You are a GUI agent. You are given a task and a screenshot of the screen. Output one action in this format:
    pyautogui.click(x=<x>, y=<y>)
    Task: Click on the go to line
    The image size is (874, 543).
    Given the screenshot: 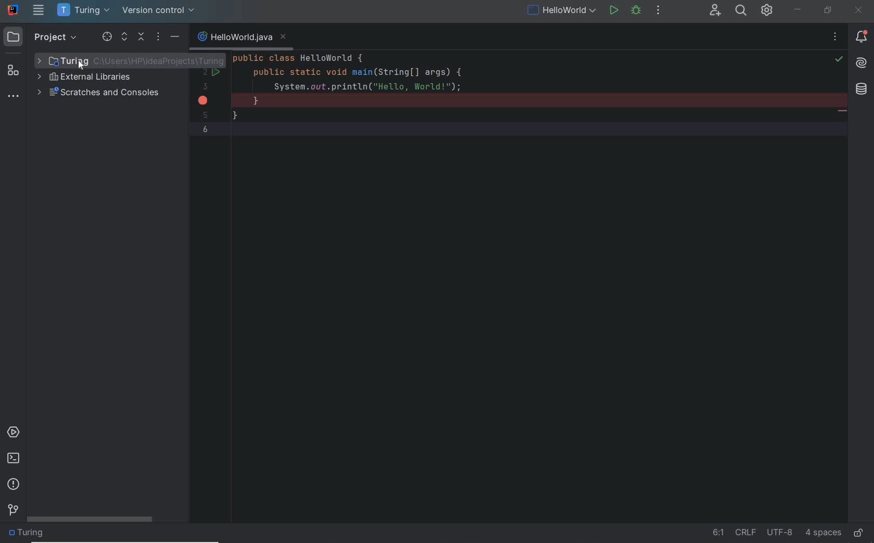 What is the action you would take?
    pyautogui.click(x=718, y=533)
    